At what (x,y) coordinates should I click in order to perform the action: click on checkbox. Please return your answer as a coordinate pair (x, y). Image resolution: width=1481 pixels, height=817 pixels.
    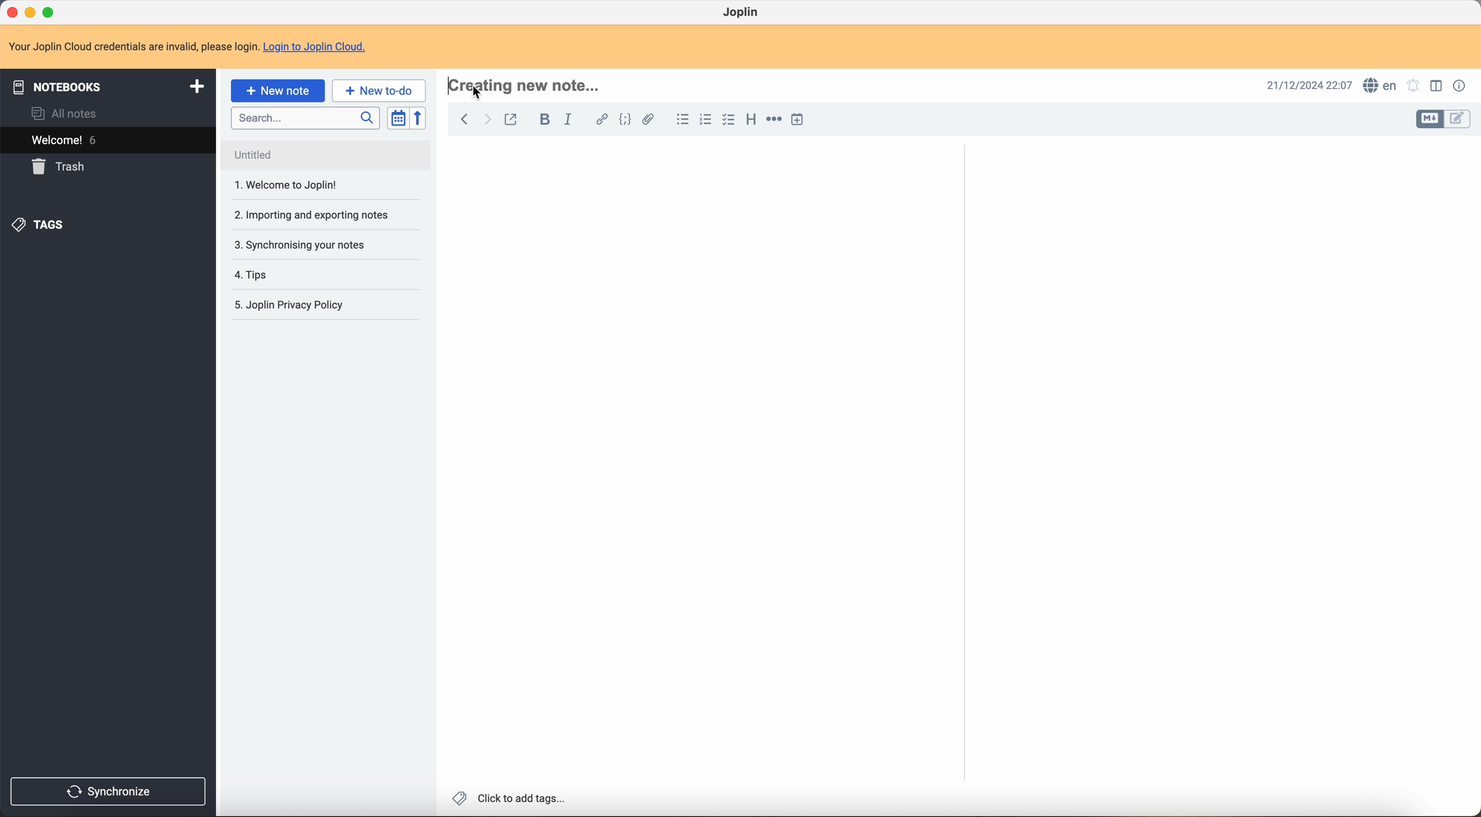
    Looking at the image, I should click on (728, 120).